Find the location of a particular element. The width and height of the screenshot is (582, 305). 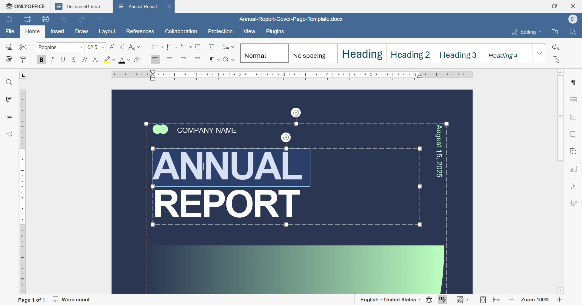

collaboration is located at coordinates (181, 32).